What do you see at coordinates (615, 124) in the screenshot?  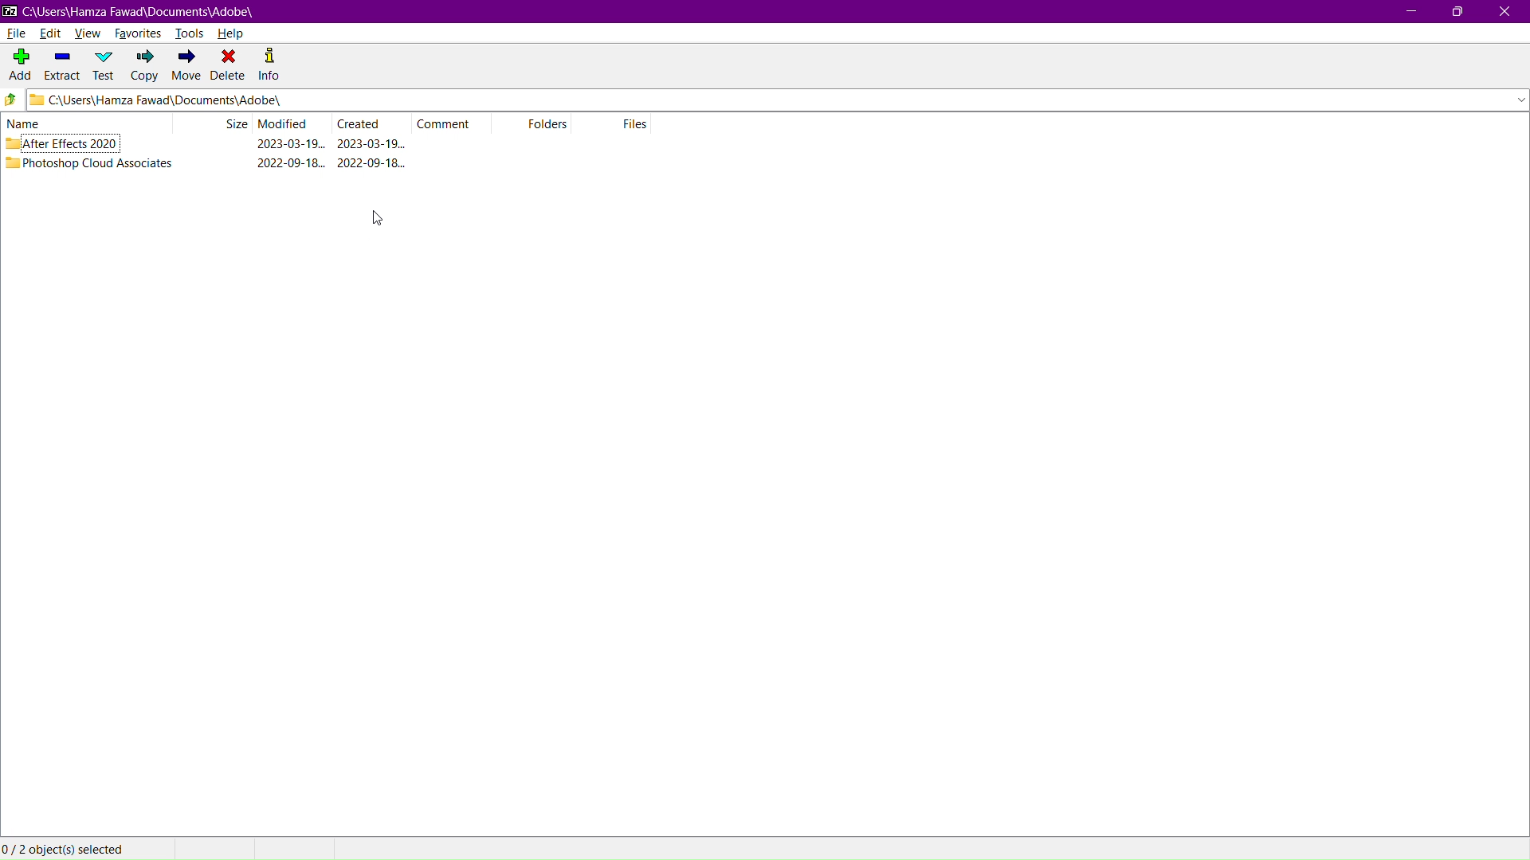 I see `Files` at bounding box center [615, 124].